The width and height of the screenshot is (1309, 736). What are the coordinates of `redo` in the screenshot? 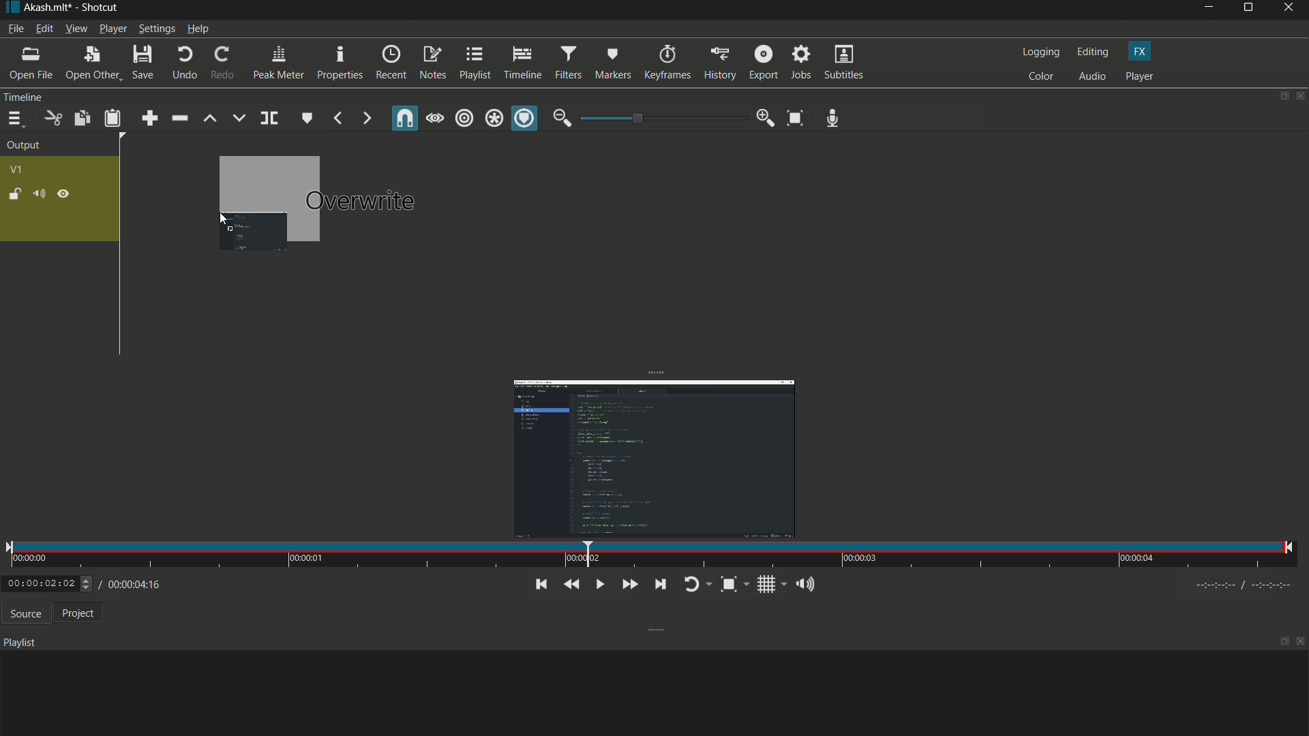 It's located at (220, 63).